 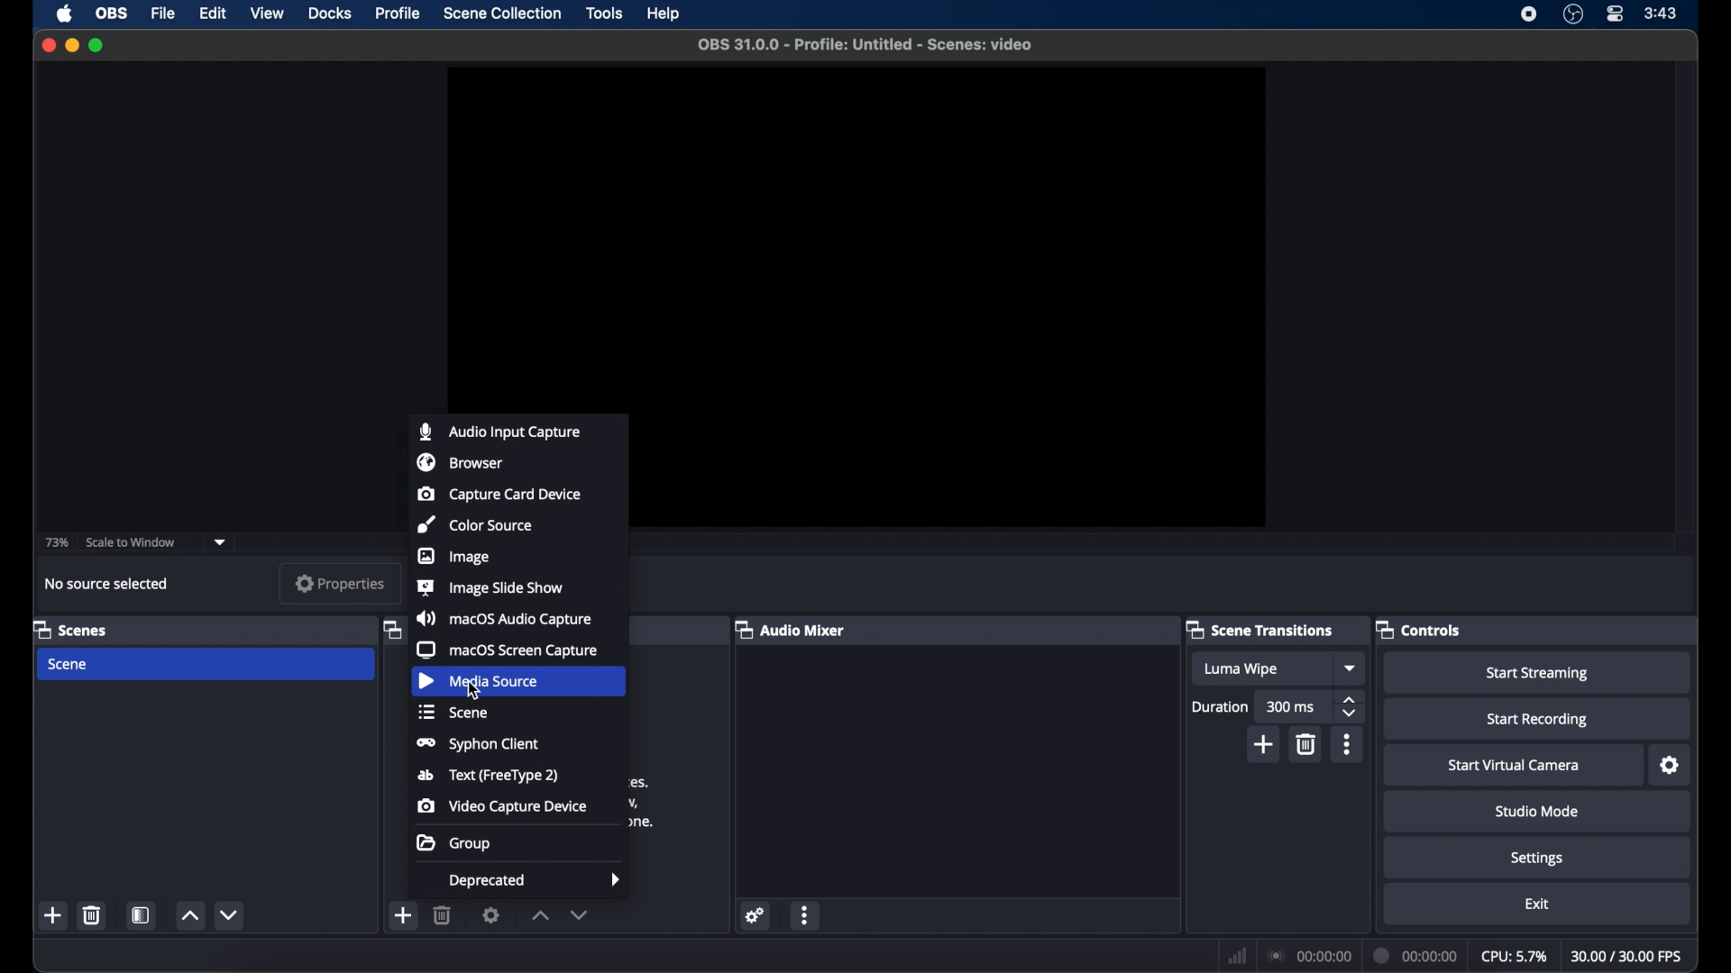 I want to click on docks, so click(x=331, y=14).